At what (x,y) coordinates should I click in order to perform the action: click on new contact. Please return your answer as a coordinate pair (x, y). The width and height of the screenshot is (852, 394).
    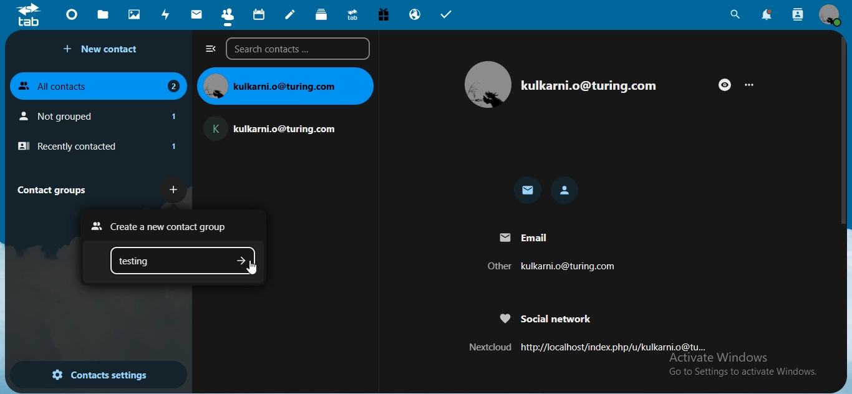
    Looking at the image, I should click on (104, 49).